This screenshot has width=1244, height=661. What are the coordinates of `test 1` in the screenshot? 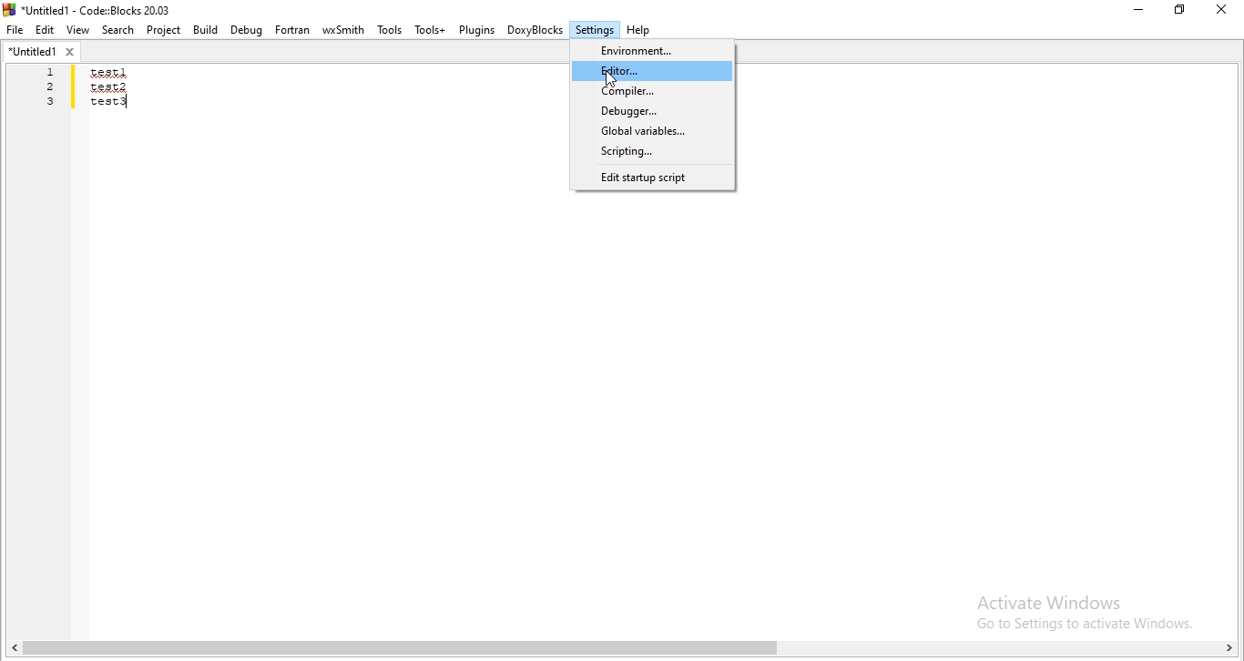 It's located at (107, 74).